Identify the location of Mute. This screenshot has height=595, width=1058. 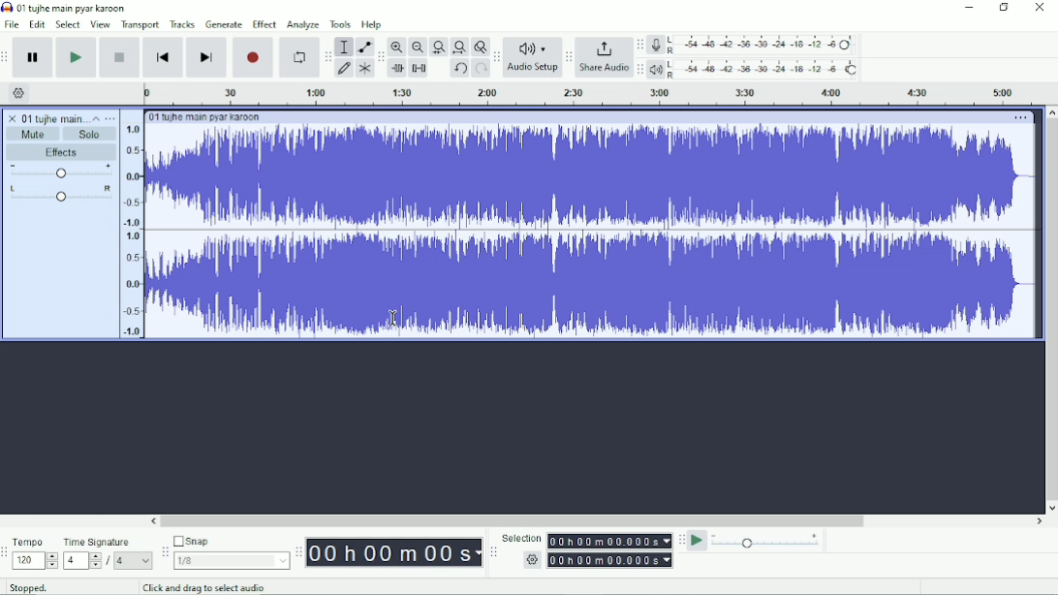
(32, 135).